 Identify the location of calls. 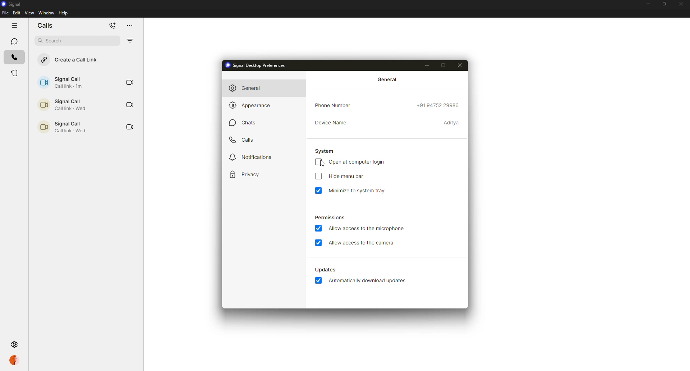
(242, 139).